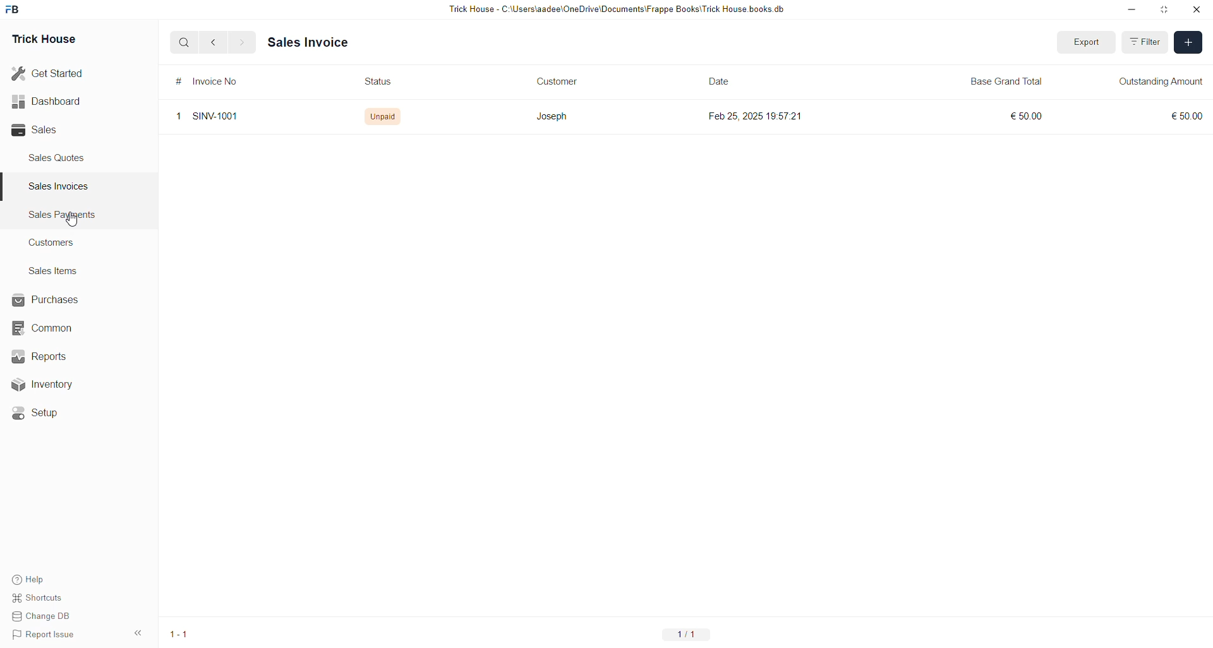 The width and height of the screenshot is (1213, 648). I want to click on Sales Invoice, so click(305, 42).